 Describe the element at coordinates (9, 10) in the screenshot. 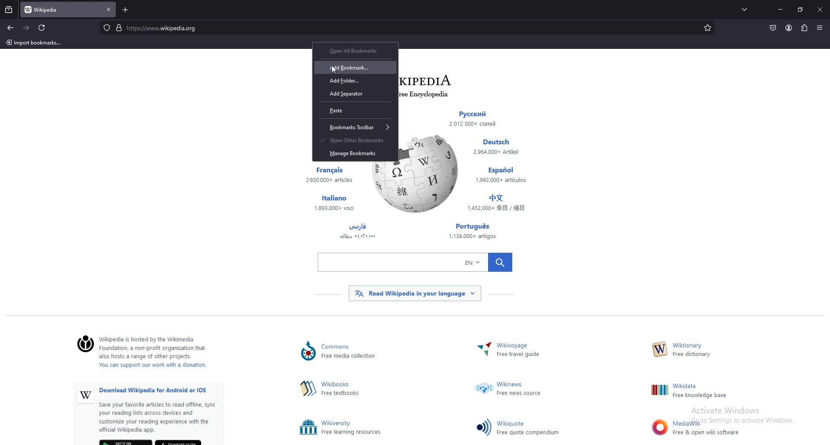

I see `recent browsing` at that location.